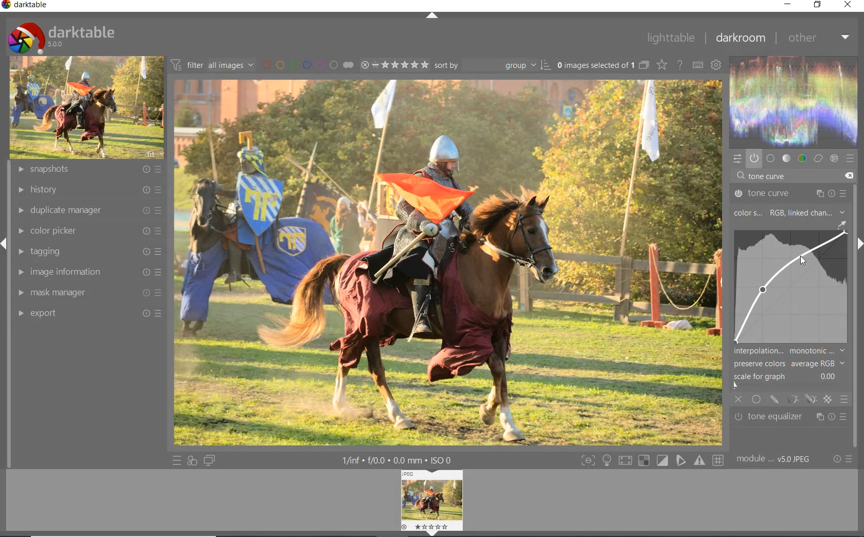  I want to click on uniformly, so click(757, 399).